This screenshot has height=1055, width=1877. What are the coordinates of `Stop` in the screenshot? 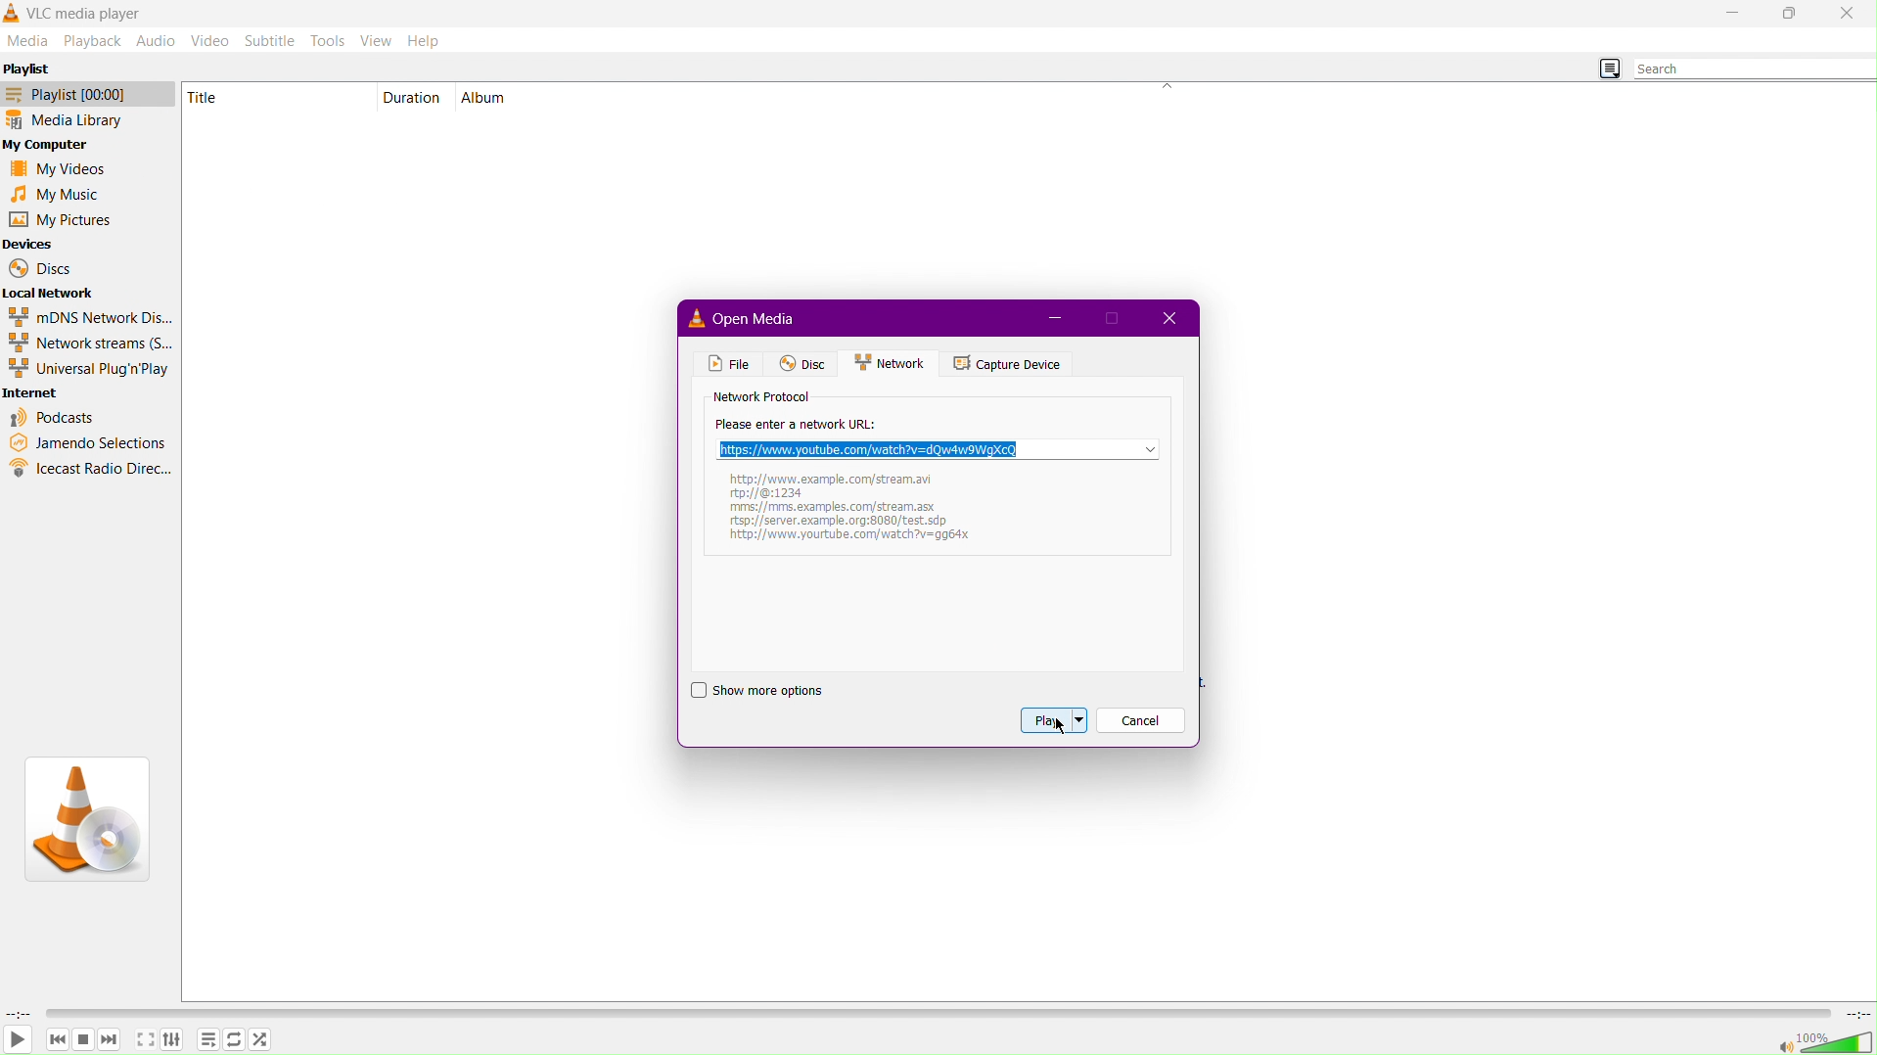 It's located at (85, 1040).